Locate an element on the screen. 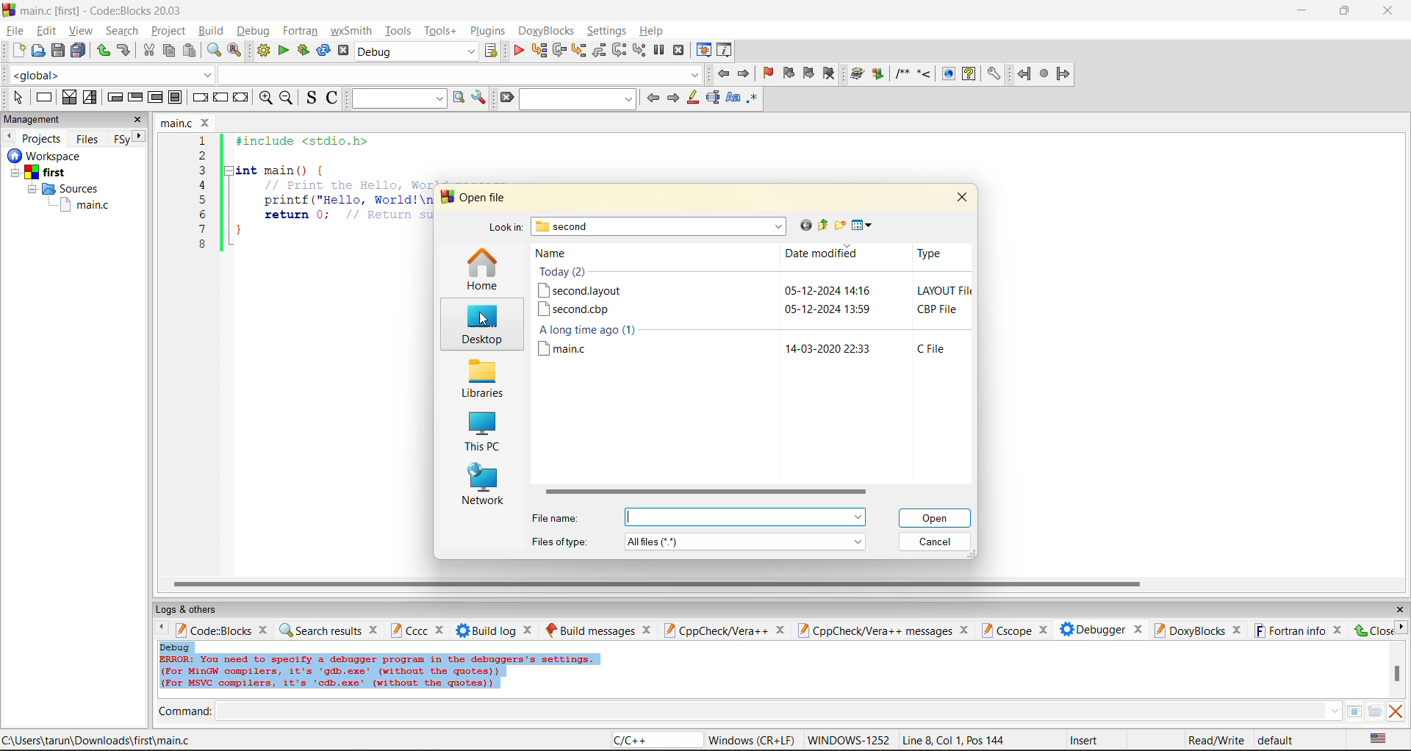  default is located at coordinates (1277, 739).